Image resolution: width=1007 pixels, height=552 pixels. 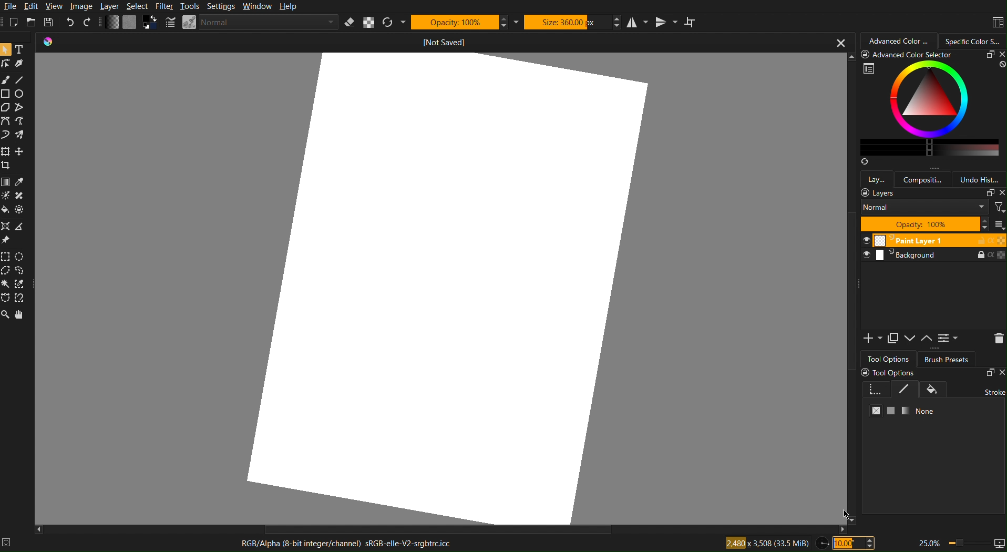 What do you see at coordinates (5, 240) in the screenshot?
I see `Reference Image Tool` at bounding box center [5, 240].